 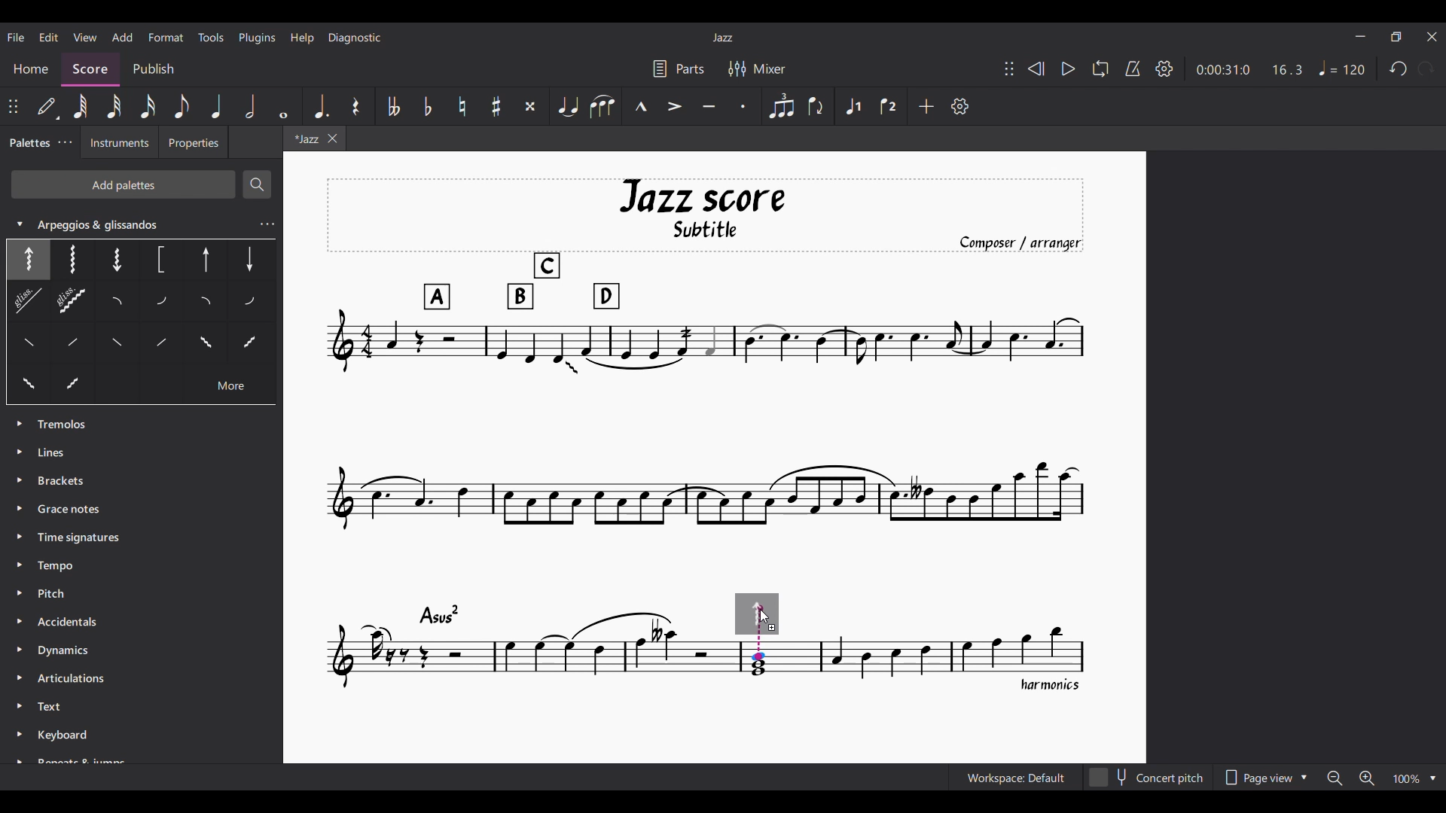 What do you see at coordinates (217, 106) in the screenshot?
I see `Quarter note` at bounding box center [217, 106].